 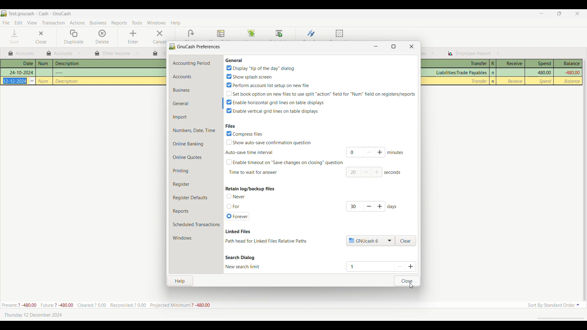 I want to click on days, so click(x=393, y=207).